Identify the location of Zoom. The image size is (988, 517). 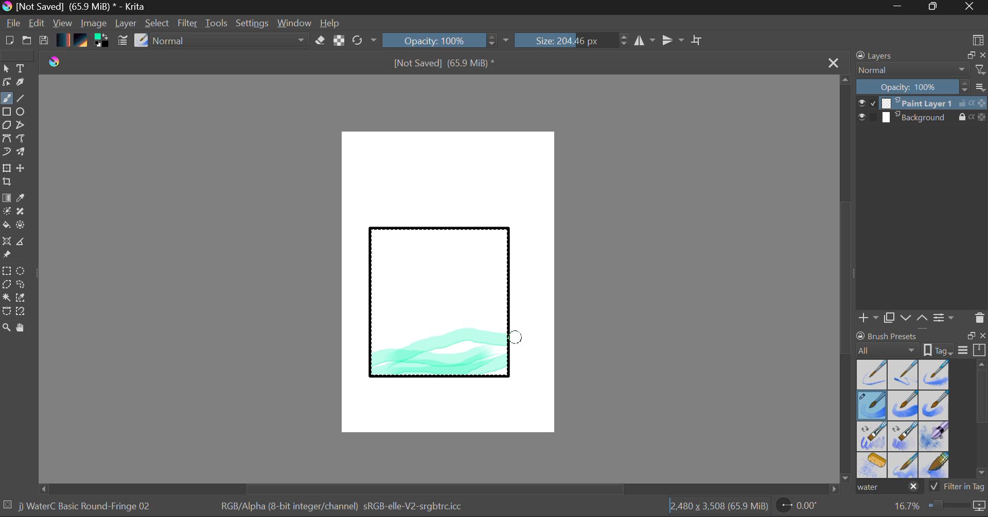
(938, 506).